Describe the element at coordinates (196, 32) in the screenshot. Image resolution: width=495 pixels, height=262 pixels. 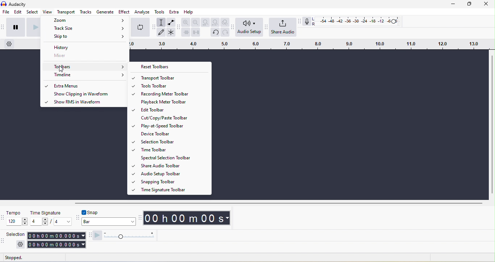
I see `silence audio selection` at that location.